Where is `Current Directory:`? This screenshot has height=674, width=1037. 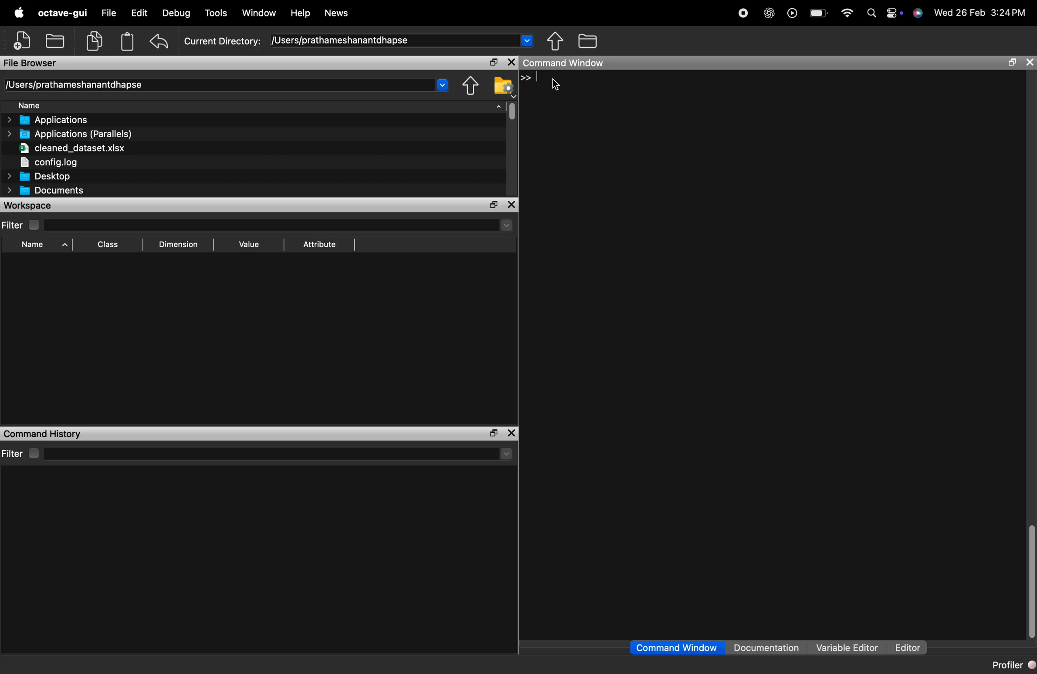
Current Directory: is located at coordinates (223, 40).